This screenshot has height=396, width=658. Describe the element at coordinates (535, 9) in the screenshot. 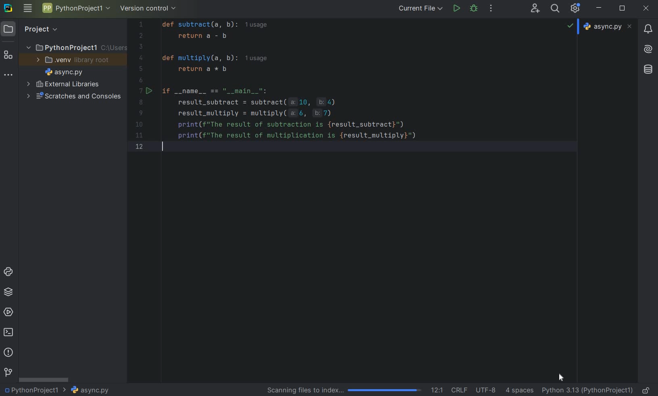

I see `code with me` at that location.